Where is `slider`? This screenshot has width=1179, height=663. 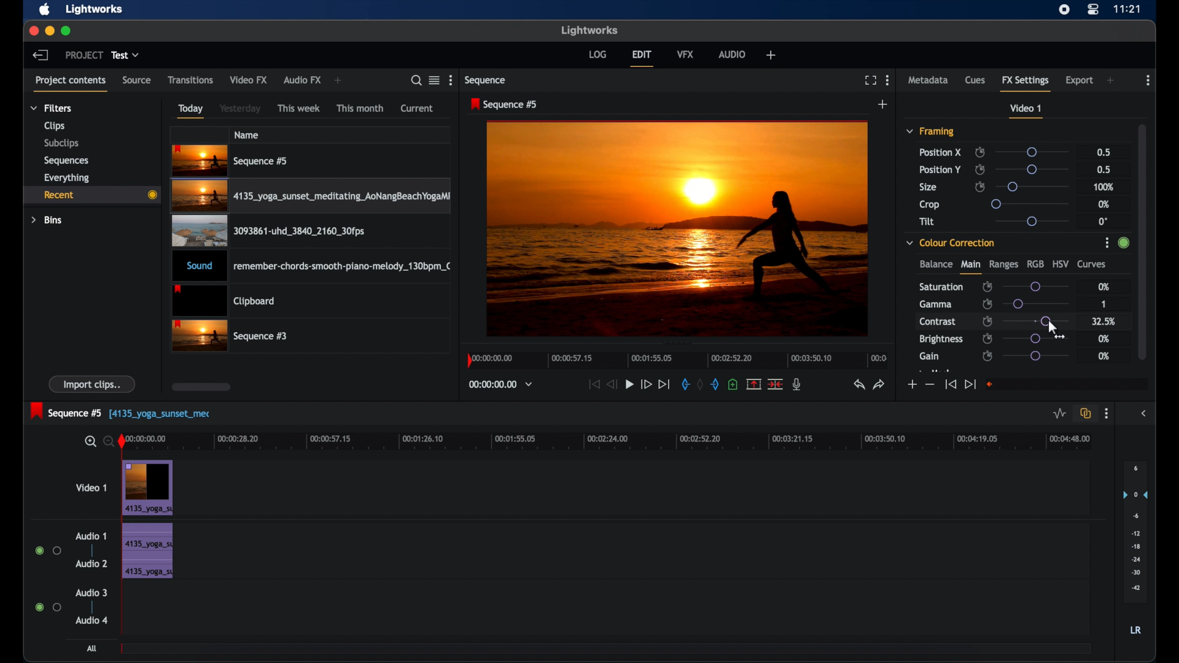 slider is located at coordinates (1034, 186).